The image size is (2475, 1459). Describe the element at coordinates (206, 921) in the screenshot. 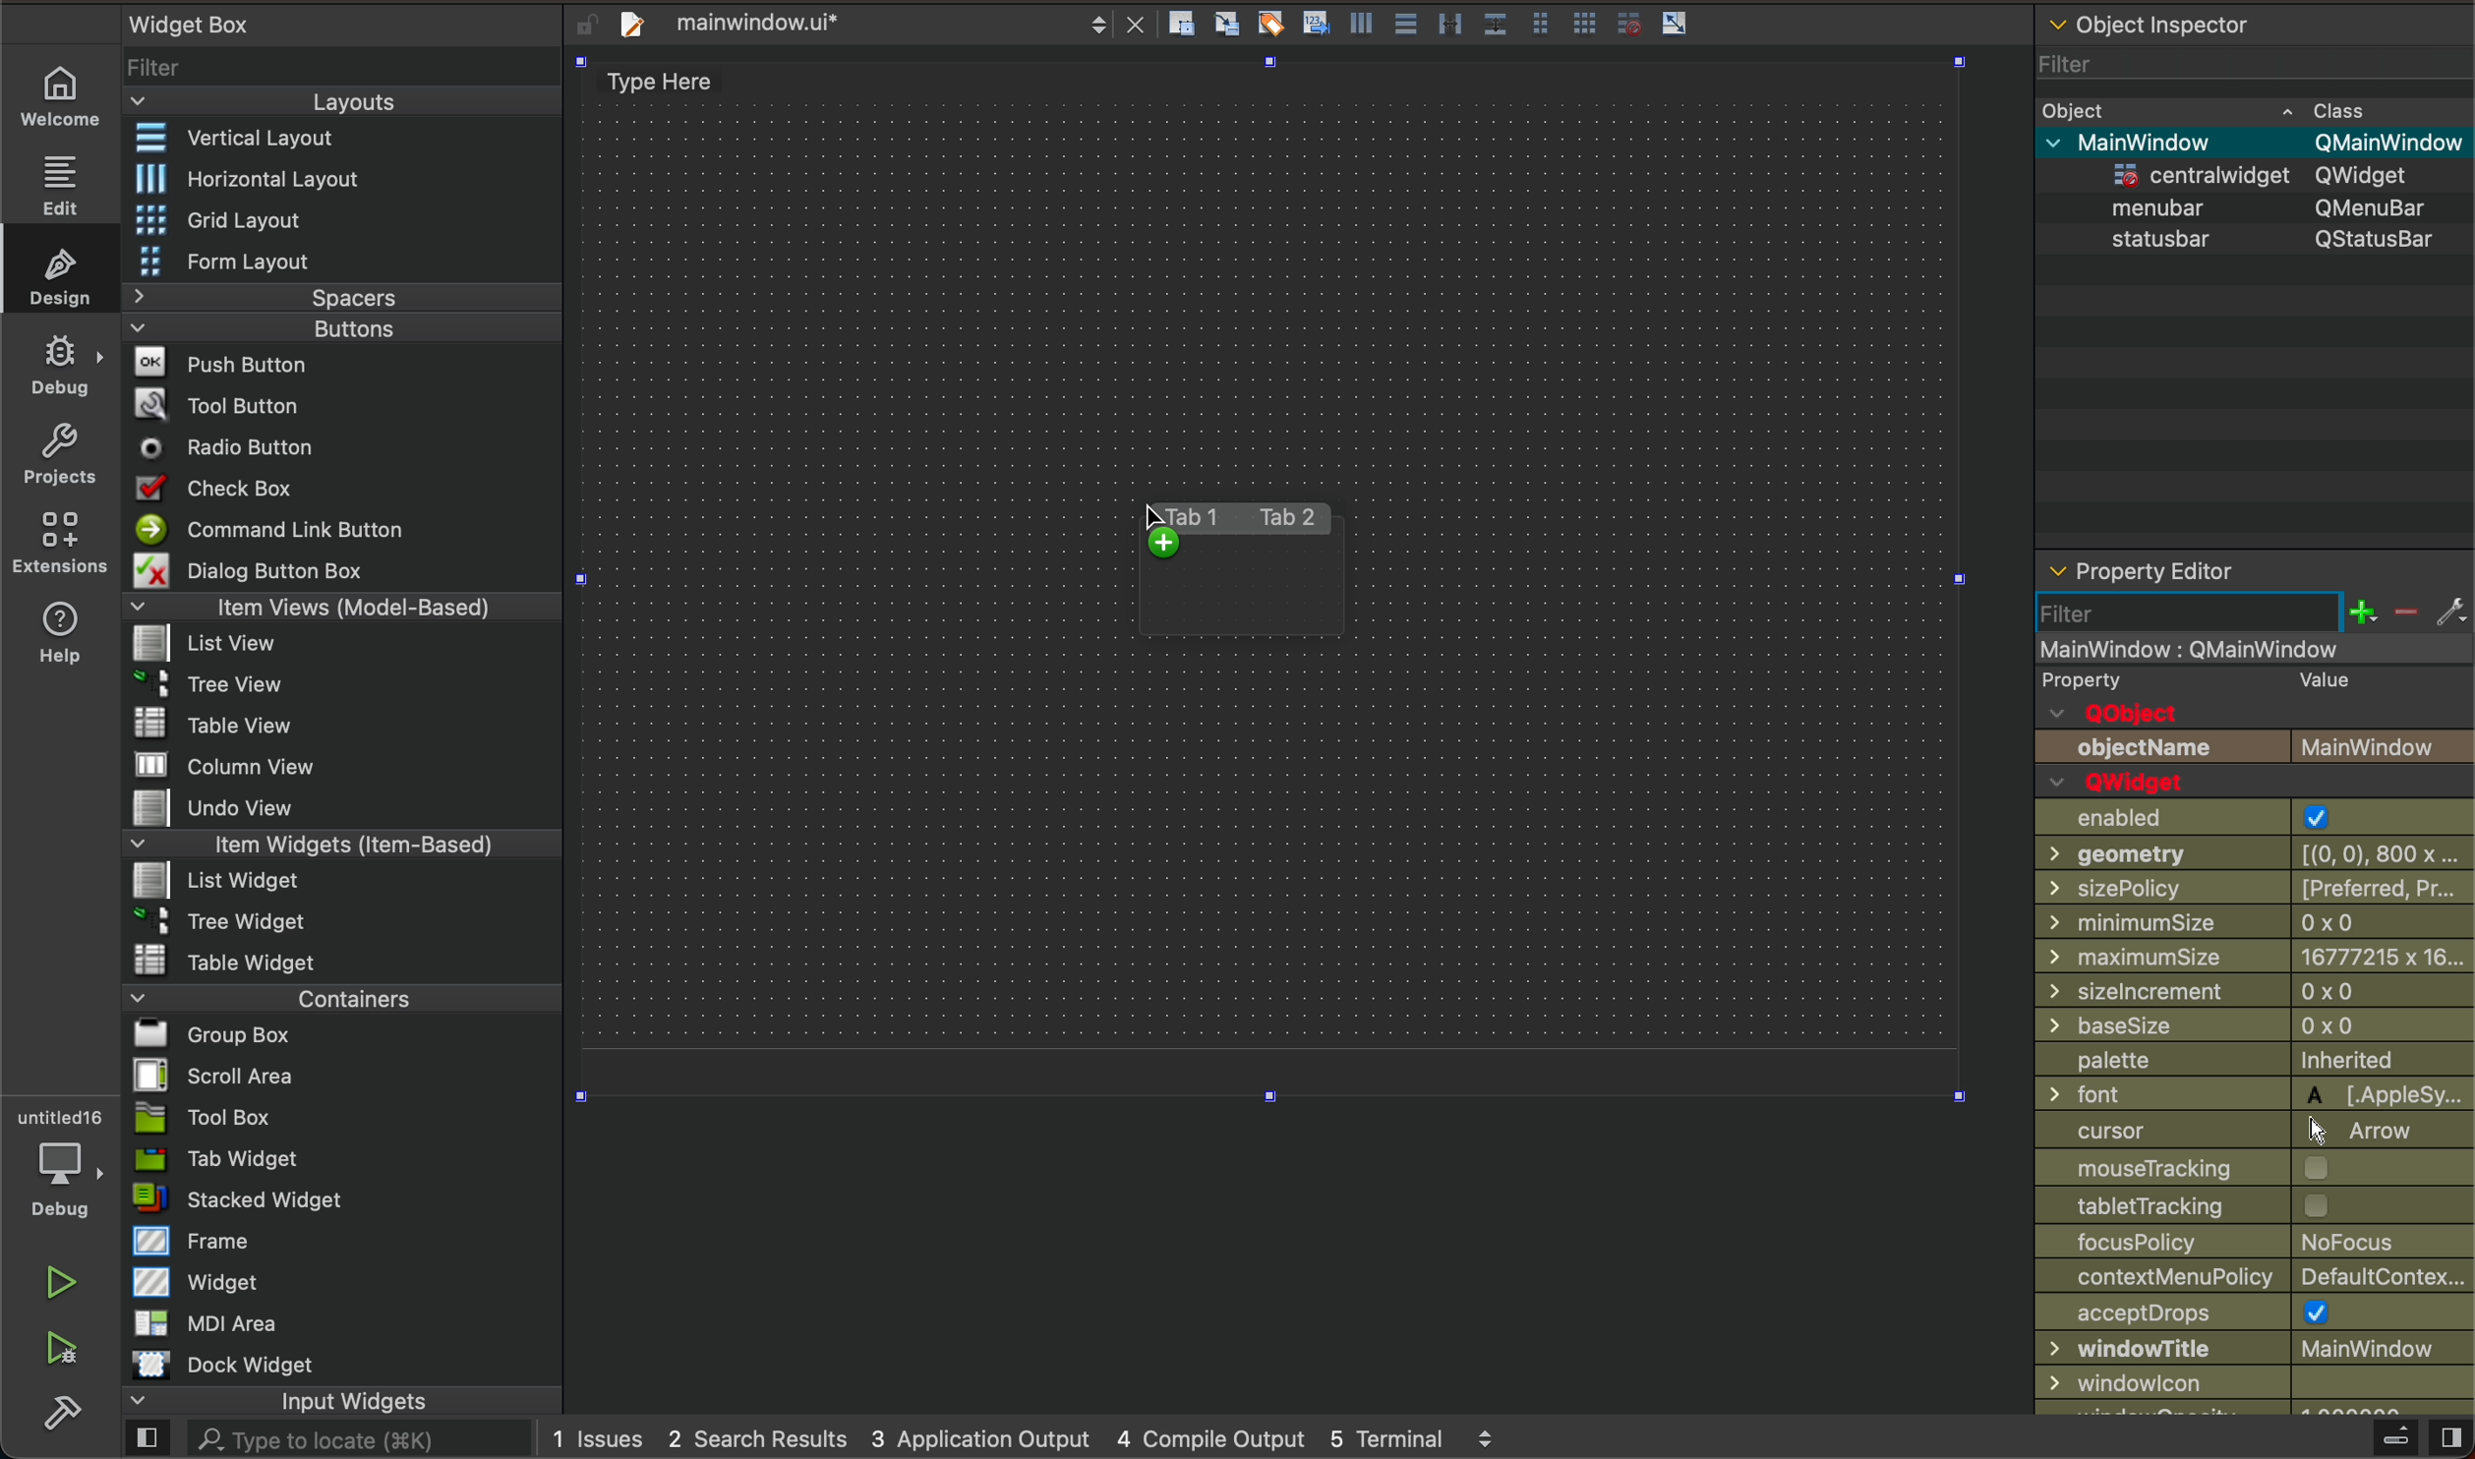

I see `~ 3 Tree Widget` at that location.